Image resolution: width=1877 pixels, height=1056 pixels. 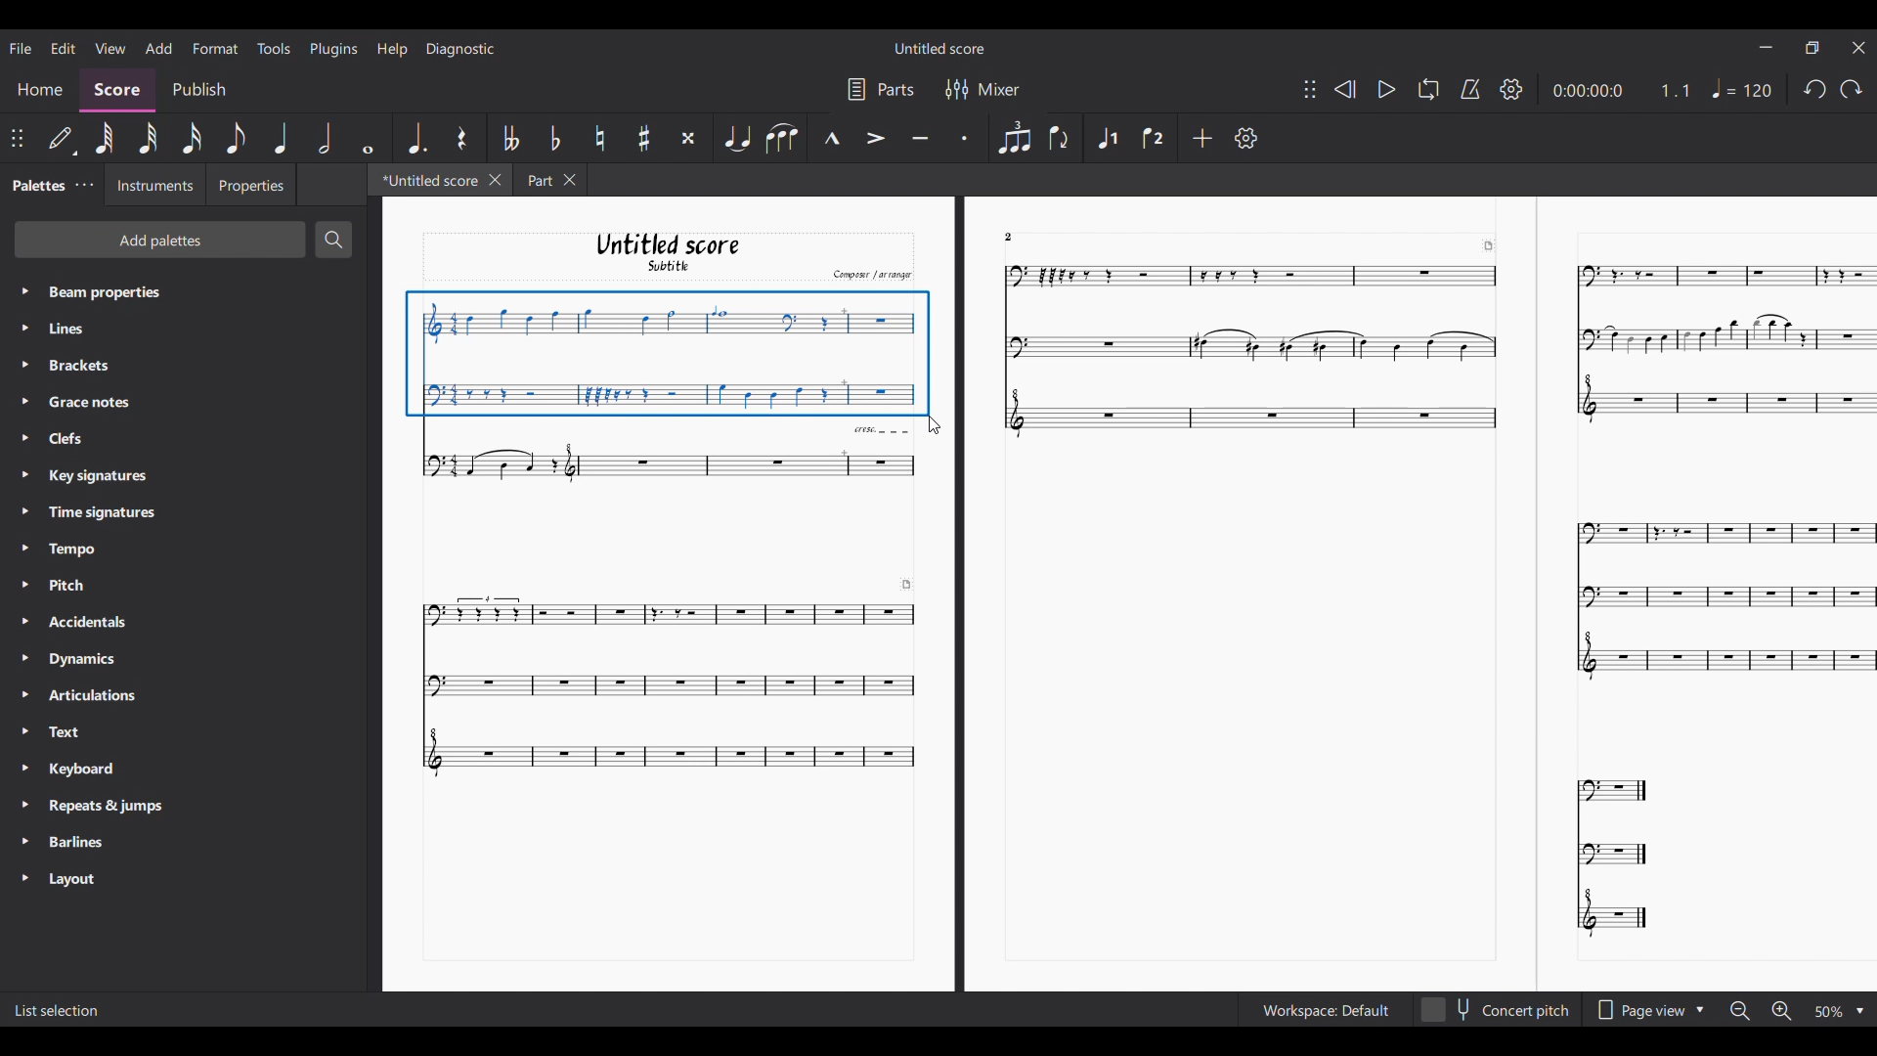 I want to click on Add, so click(x=1201, y=137).